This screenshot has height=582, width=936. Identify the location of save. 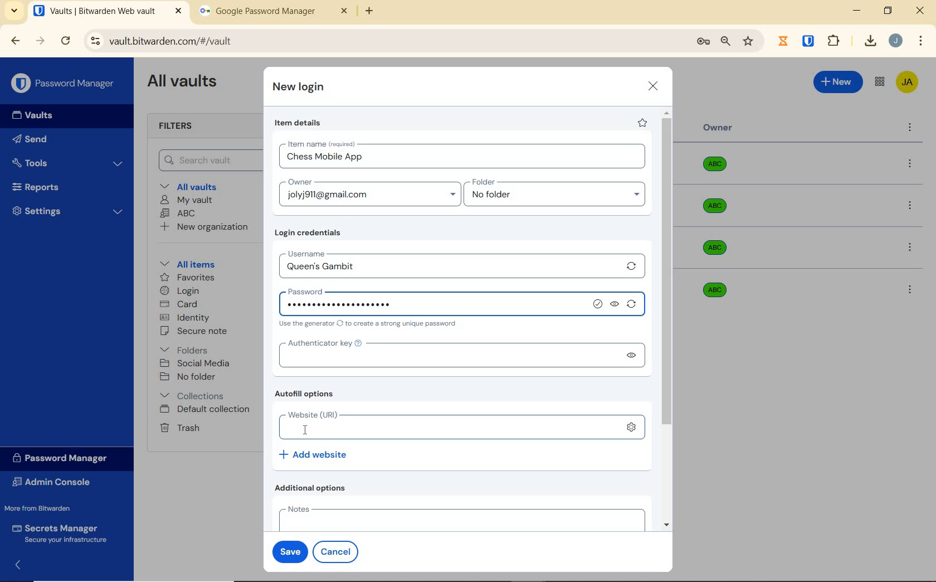
(287, 550).